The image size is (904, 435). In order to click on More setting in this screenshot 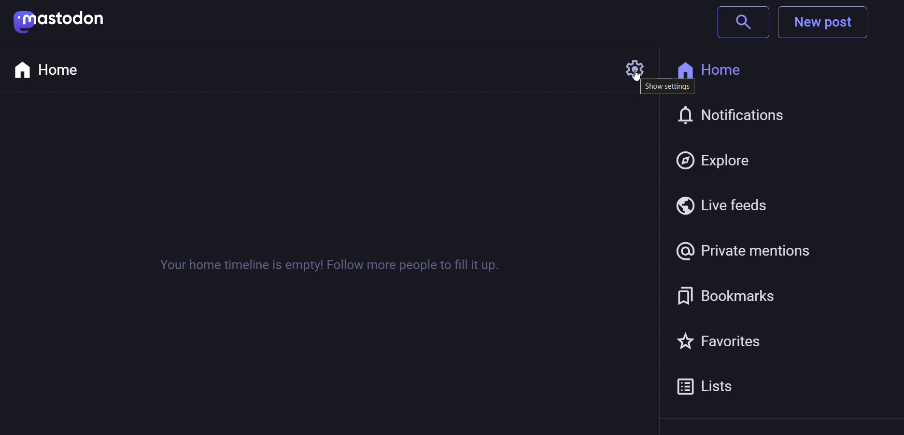, I will do `click(676, 86)`.